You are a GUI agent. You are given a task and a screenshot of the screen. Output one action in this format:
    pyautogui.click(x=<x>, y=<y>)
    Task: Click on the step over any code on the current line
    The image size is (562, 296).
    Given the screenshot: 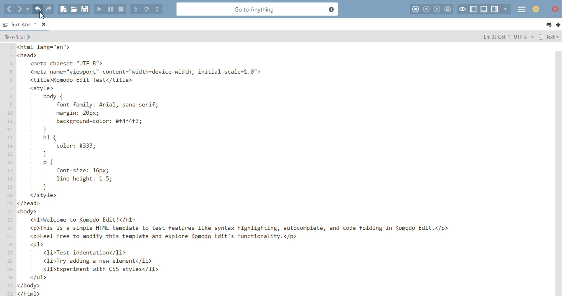 What is the action you would take?
    pyautogui.click(x=147, y=9)
    